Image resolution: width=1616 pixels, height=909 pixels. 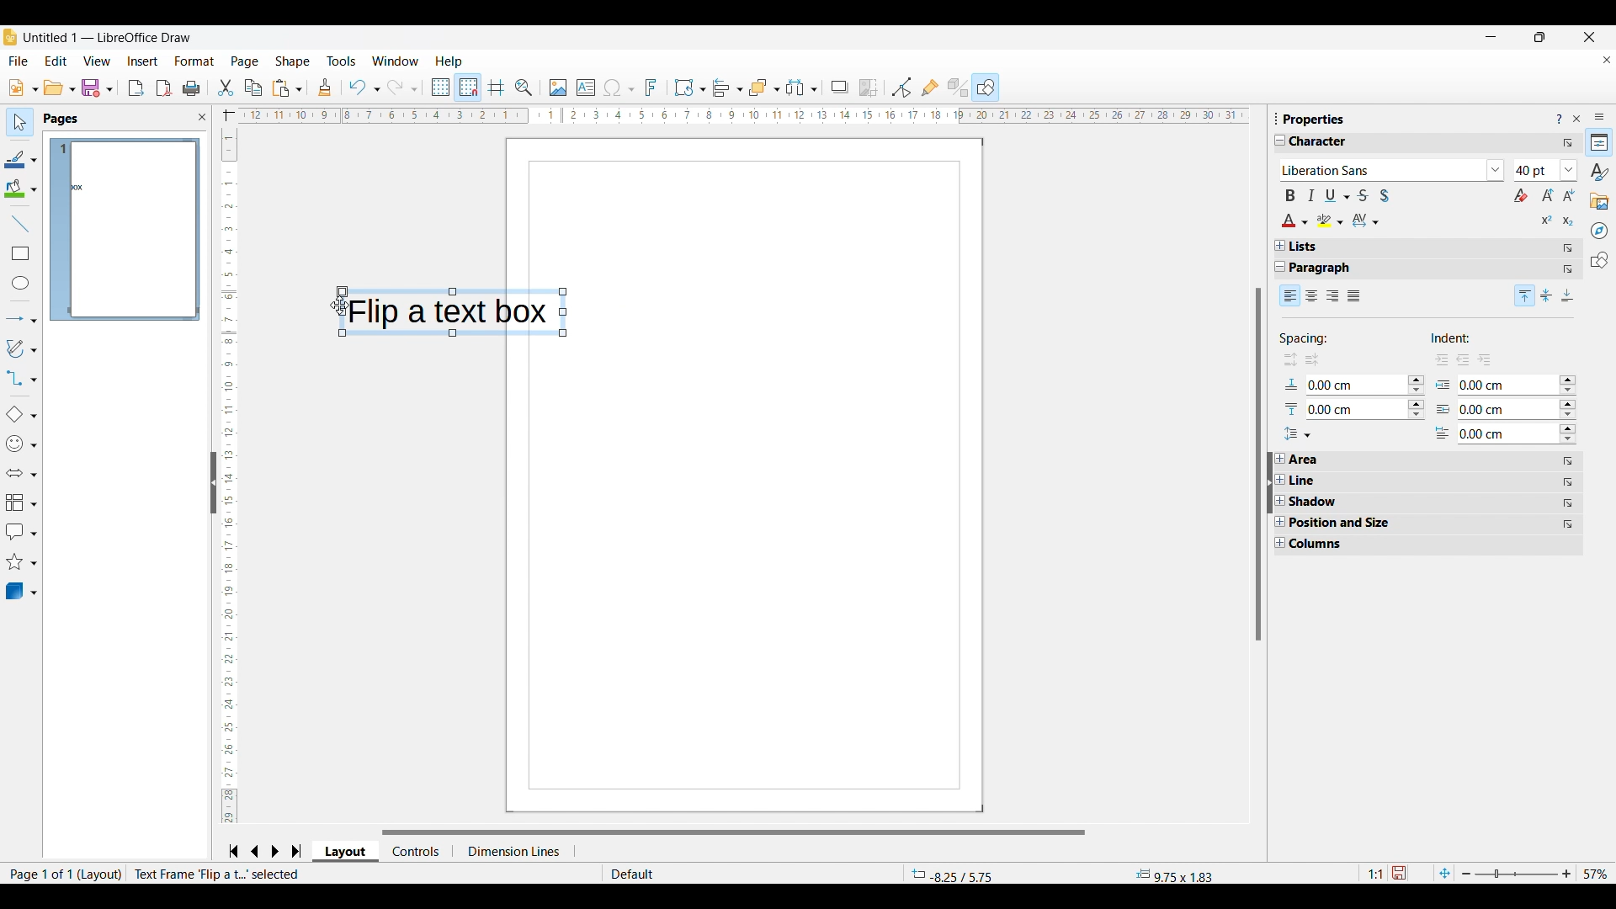 I want to click on Shadow property, so click(x=1340, y=502).